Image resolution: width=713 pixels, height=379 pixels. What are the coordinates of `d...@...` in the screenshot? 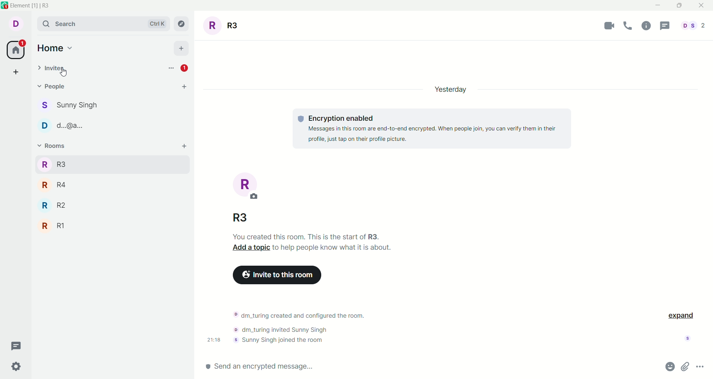 It's located at (112, 125).